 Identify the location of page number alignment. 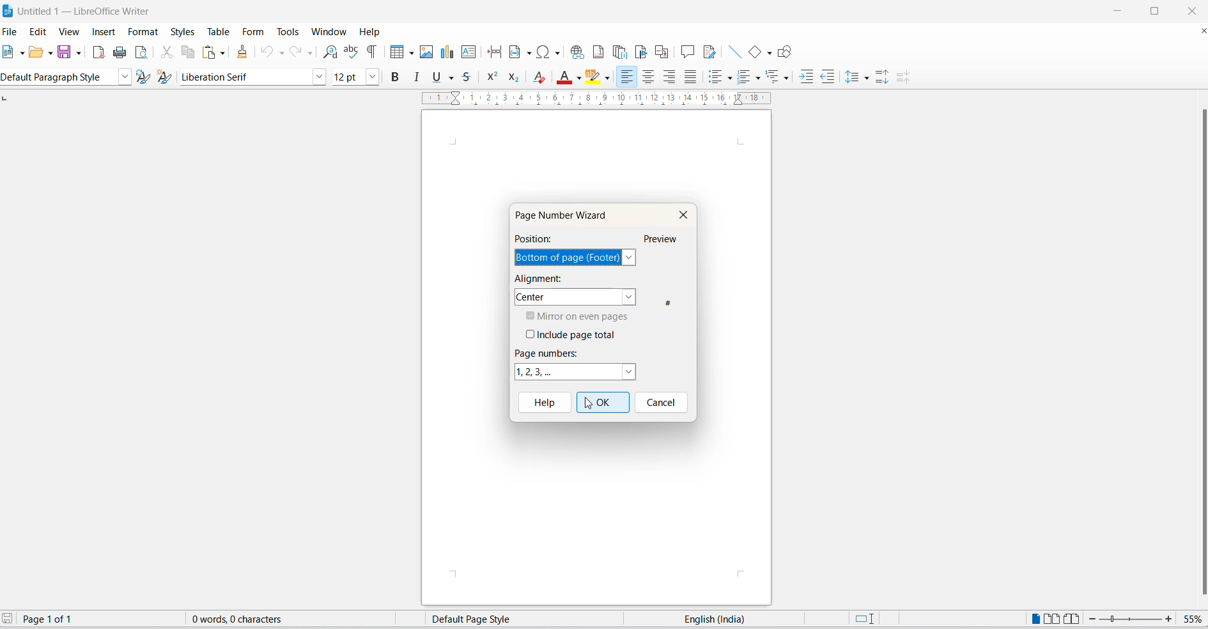
(576, 297).